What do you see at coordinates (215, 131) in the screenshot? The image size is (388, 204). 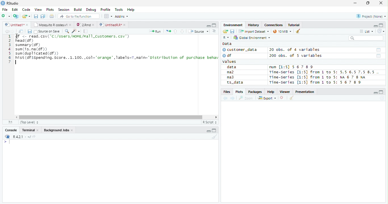 I see `Maximize` at bounding box center [215, 131].